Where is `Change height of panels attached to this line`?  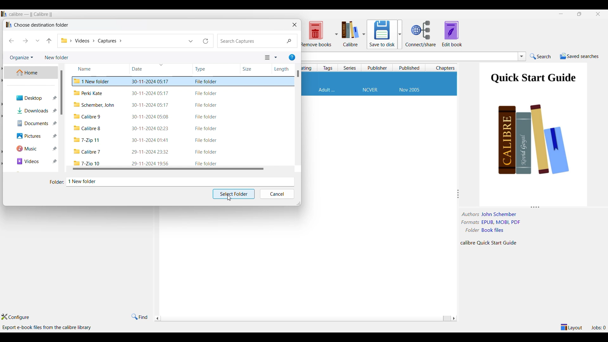
Change height of panels attached to this line is located at coordinates (532, 206).